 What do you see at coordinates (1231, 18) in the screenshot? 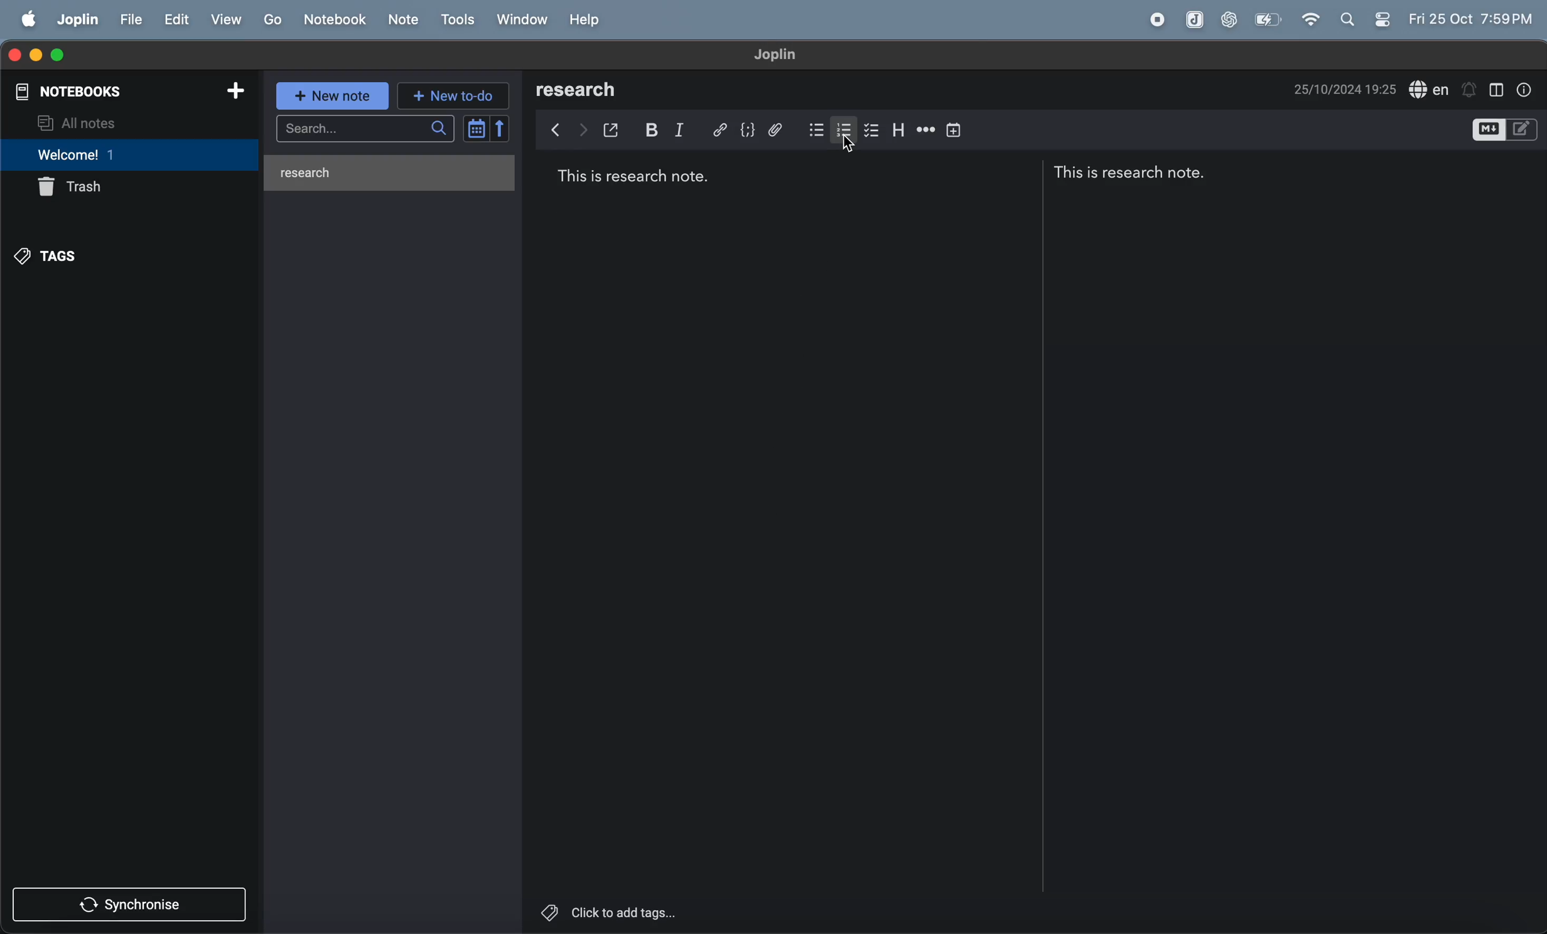
I see `chat gpt` at bounding box center [1231, 18].